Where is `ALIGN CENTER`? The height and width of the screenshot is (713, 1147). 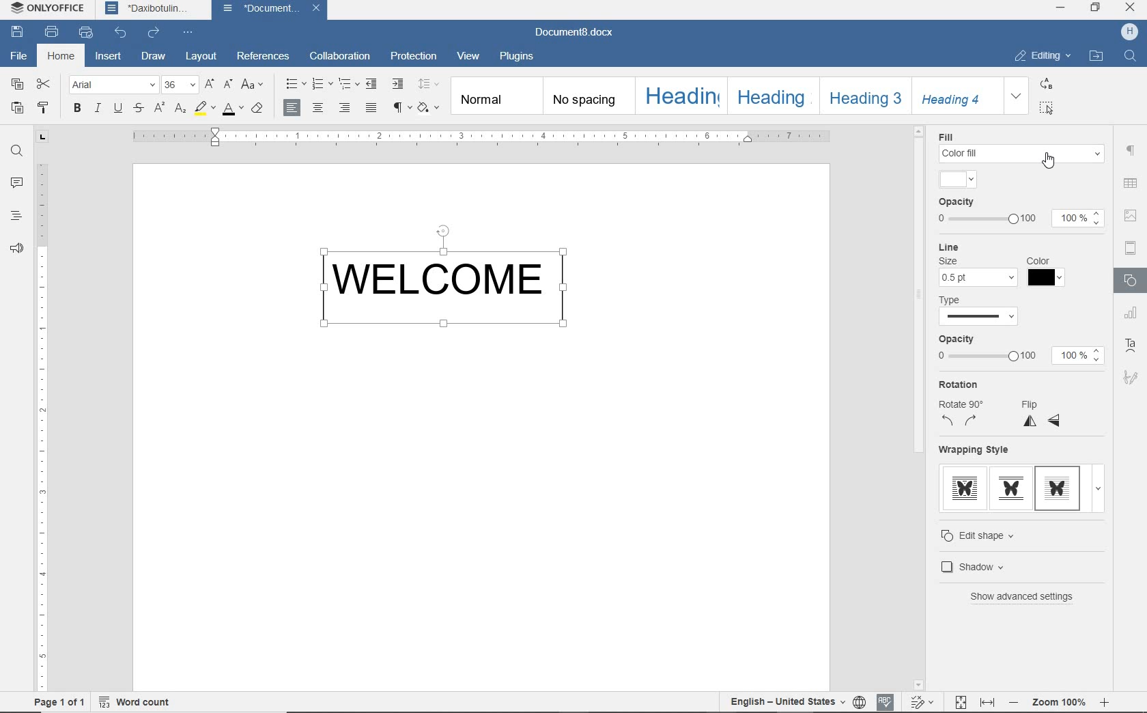
ALIGN CENTER is located at coordinates (319, 108).